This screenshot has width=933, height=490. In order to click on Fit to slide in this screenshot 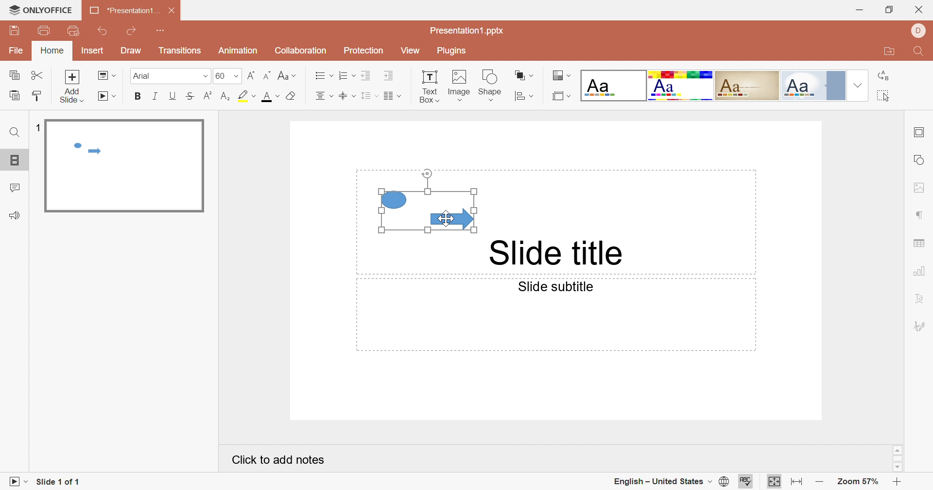, I will do `click(776, 482)`.